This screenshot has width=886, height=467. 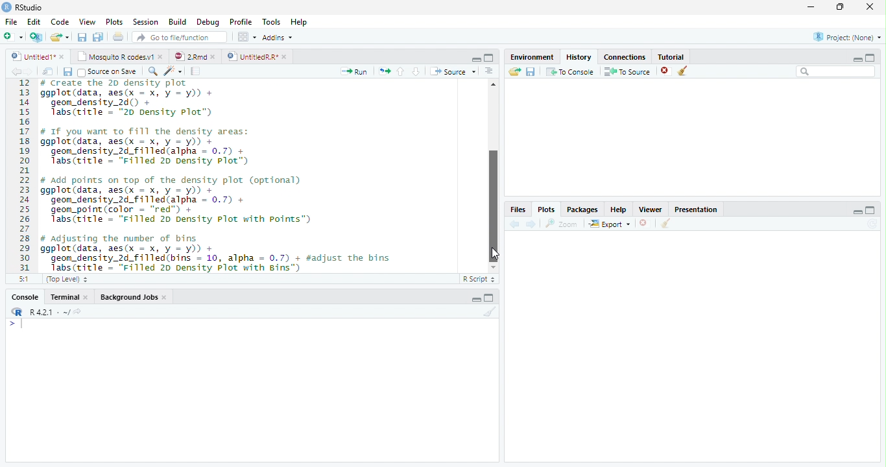 I want to click on Search, so click(x=836, y=71).